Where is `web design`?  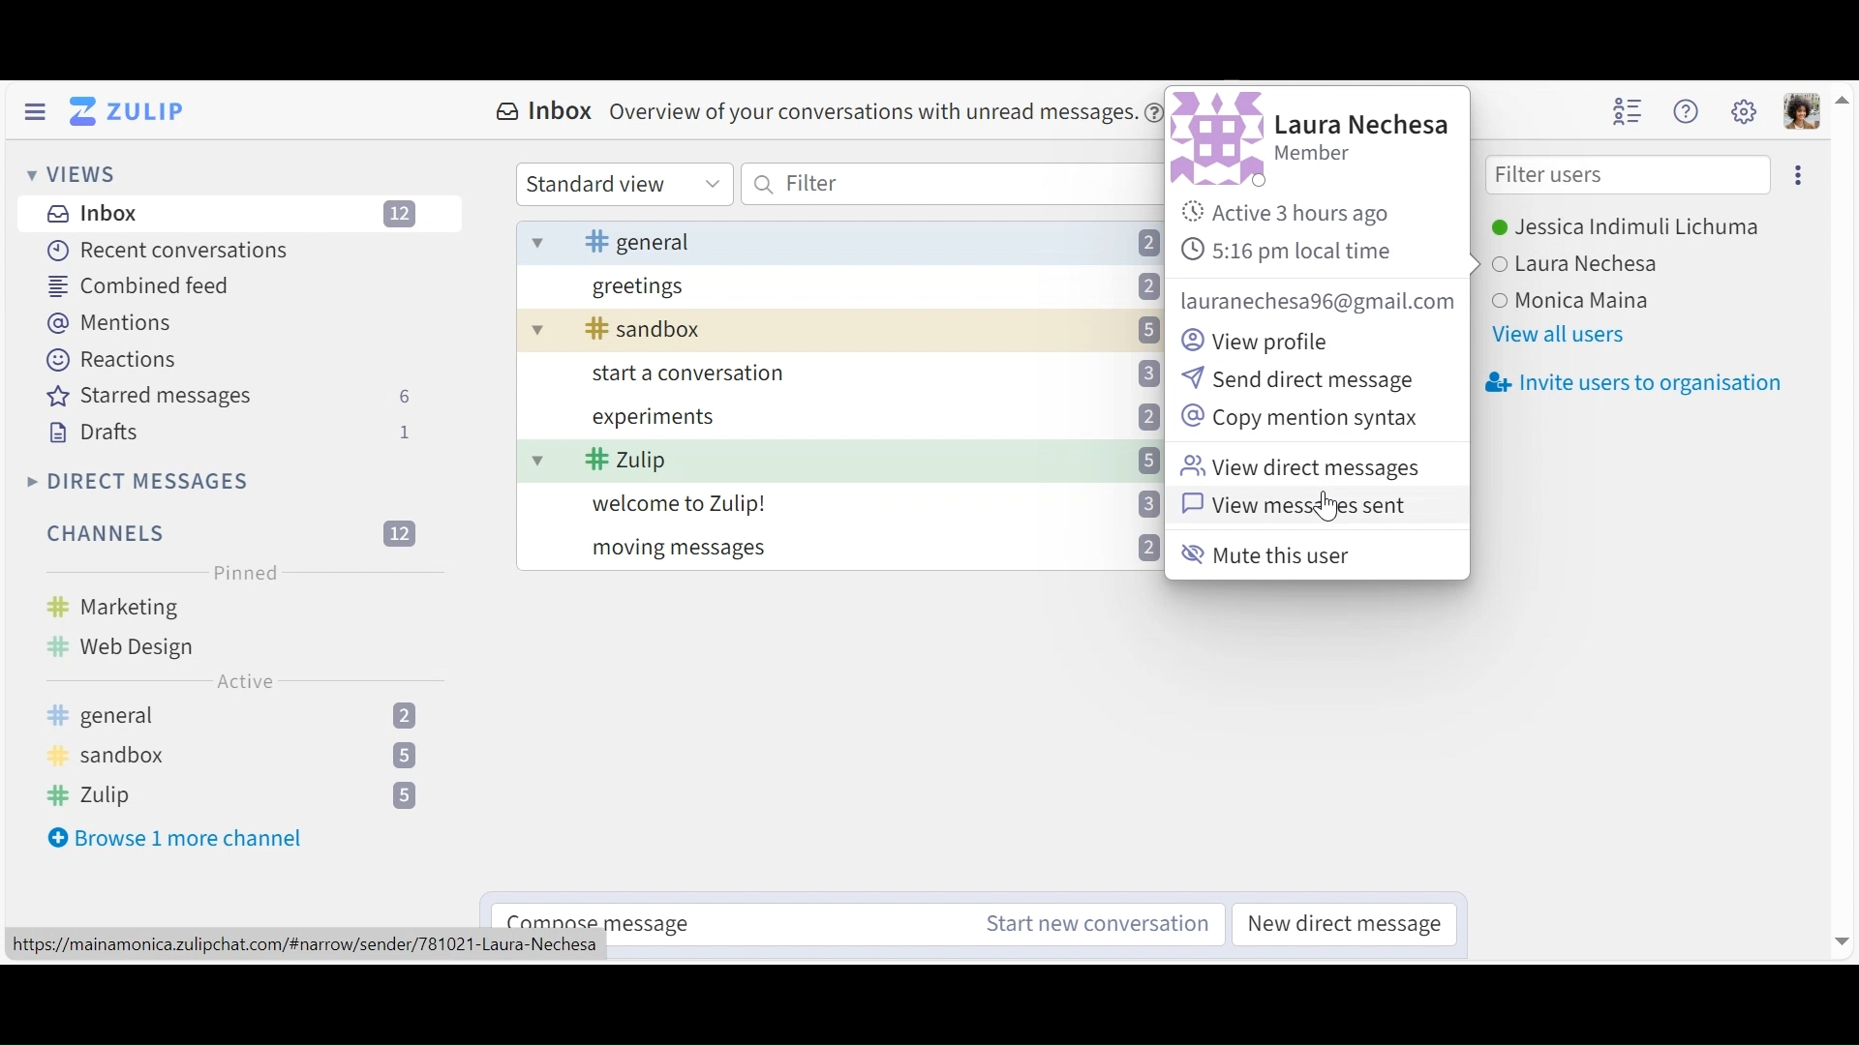
web design is located at coordinates (137, 645).